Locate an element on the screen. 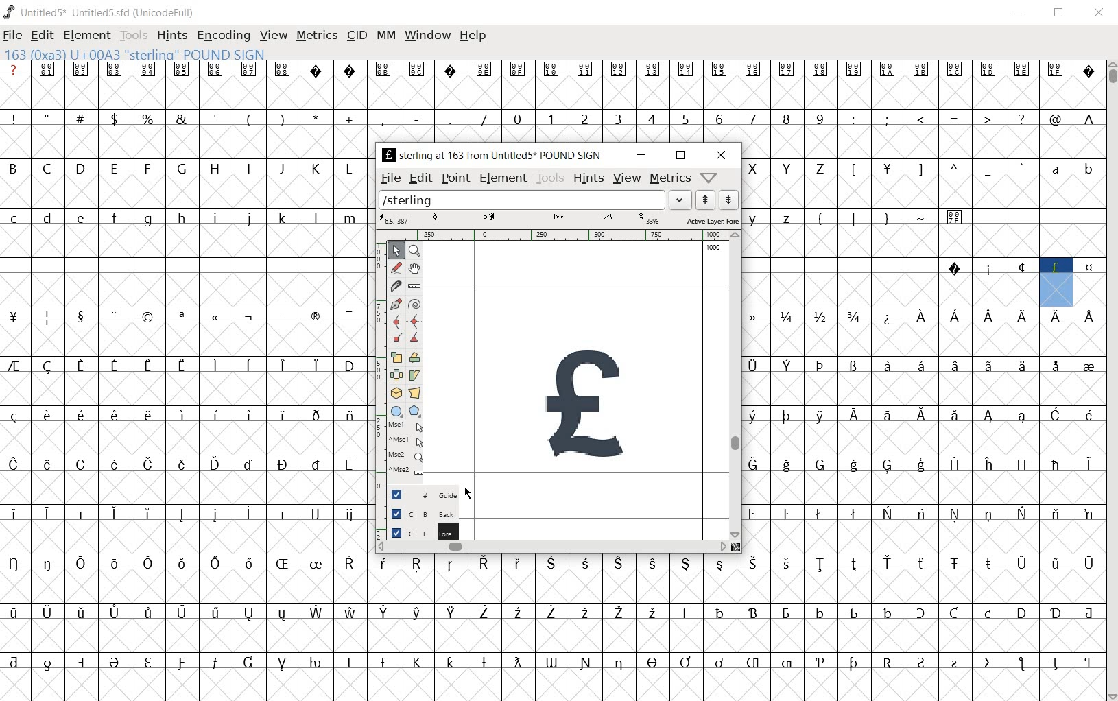  , is located at coordinates (383, 120).